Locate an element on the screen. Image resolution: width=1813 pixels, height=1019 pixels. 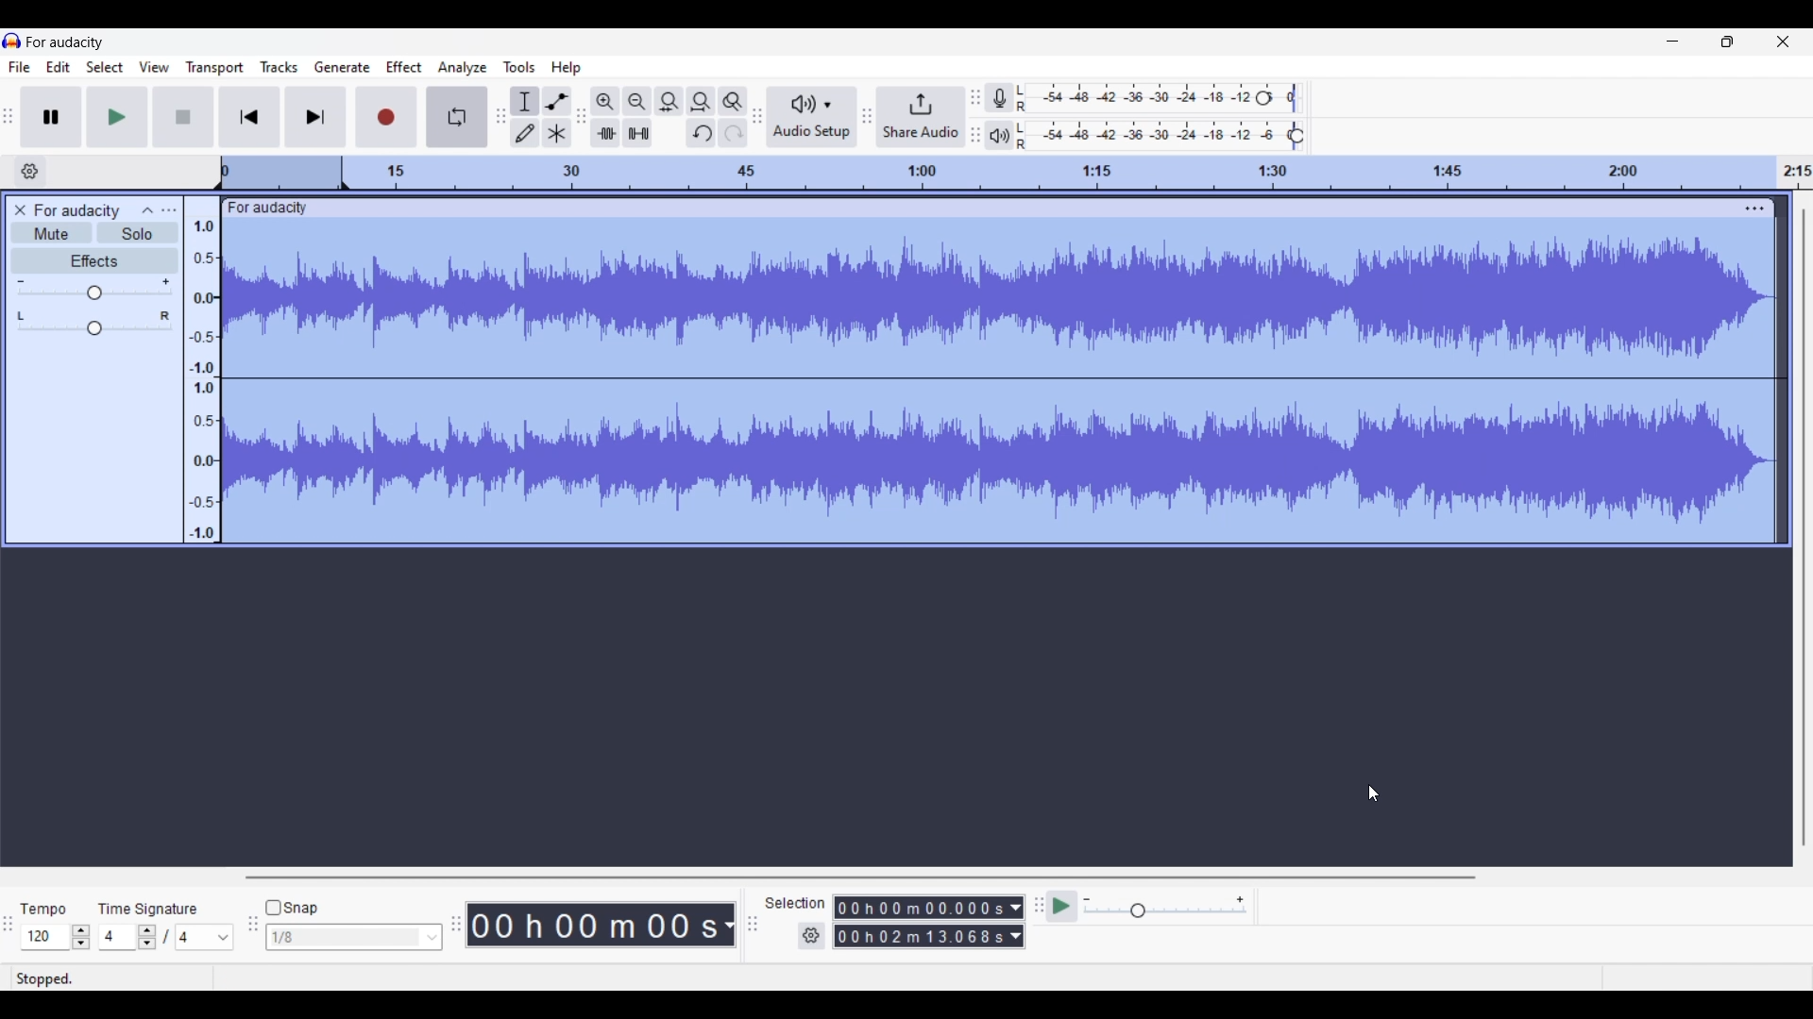
Recording level header is located at coordinates (1263, 98).